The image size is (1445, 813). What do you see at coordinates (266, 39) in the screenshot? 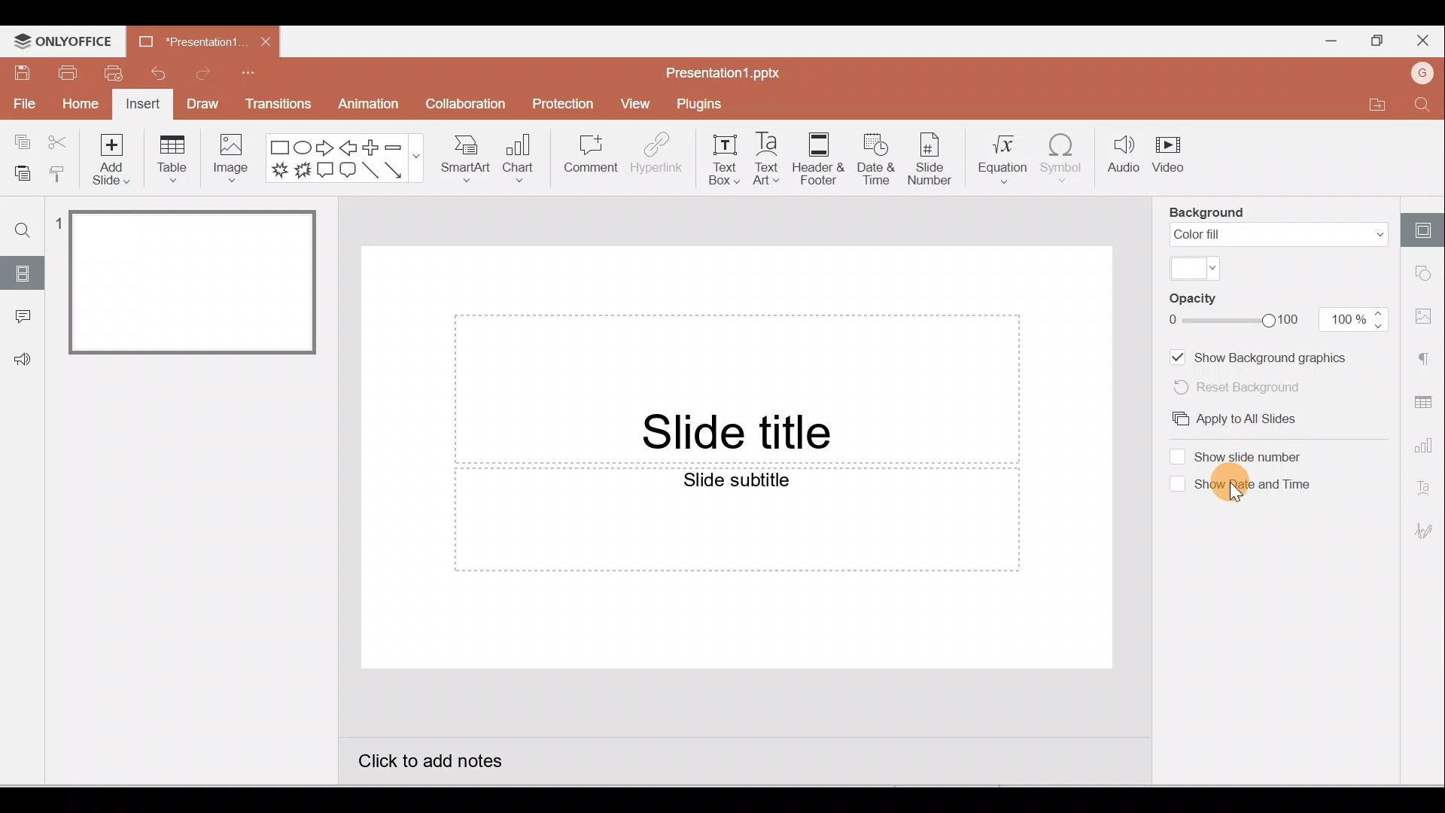
I see `Close` at bounding box center [266, 39].